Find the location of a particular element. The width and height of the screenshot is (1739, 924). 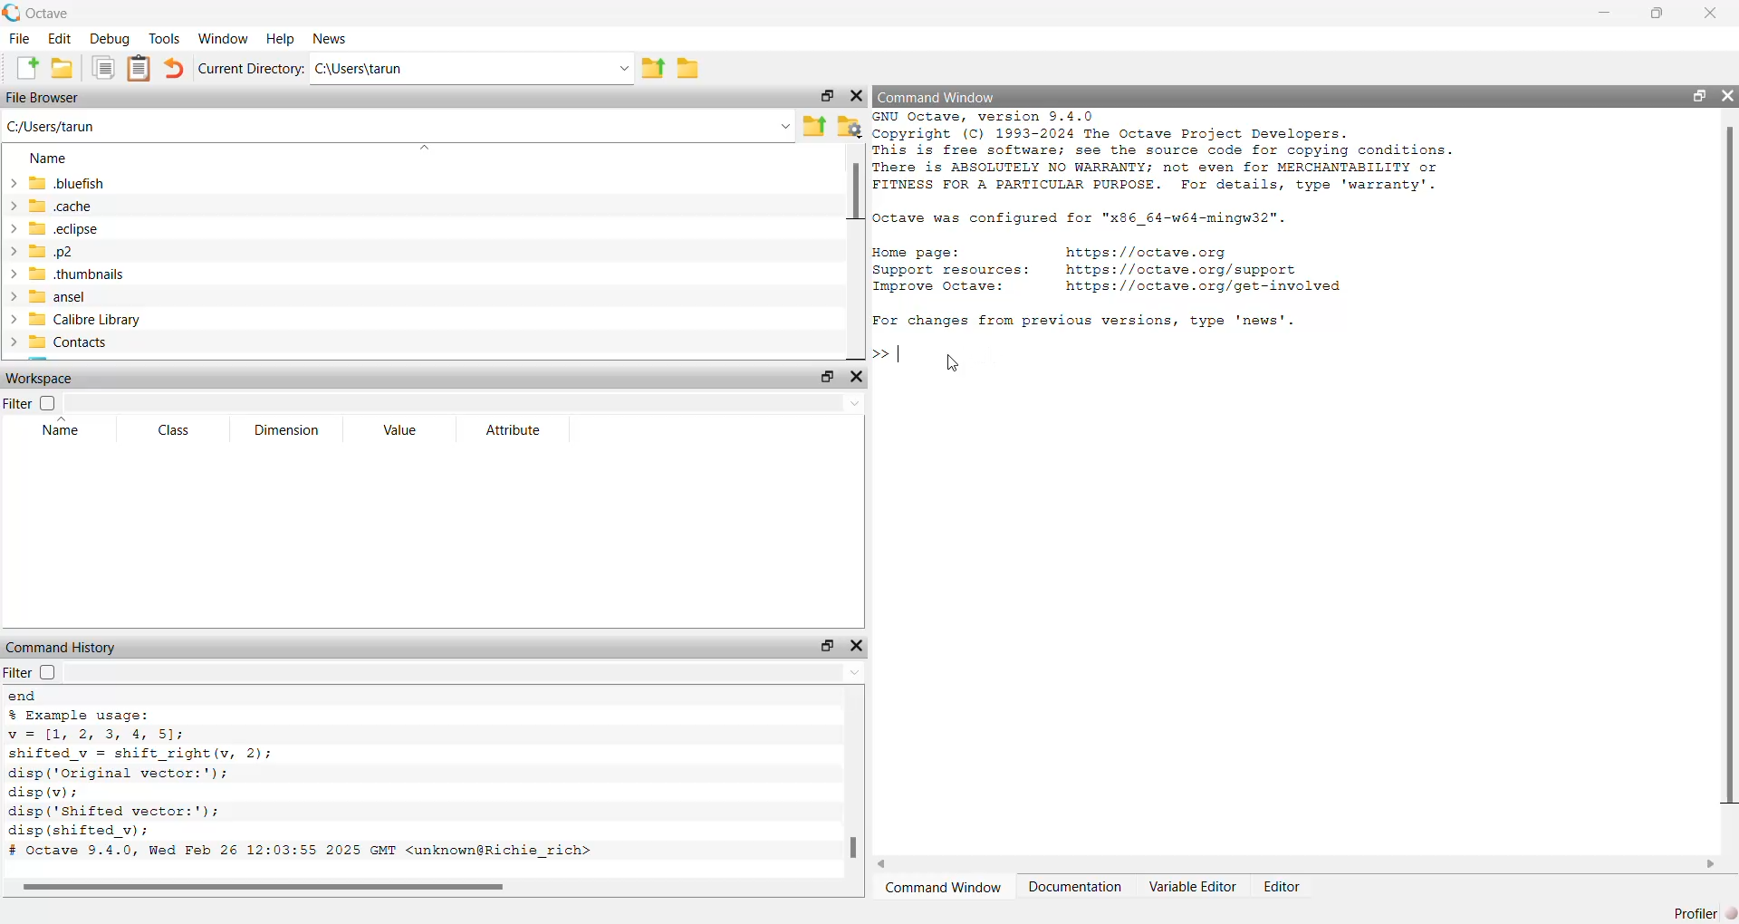

close is located at coordinates (1717, 13).